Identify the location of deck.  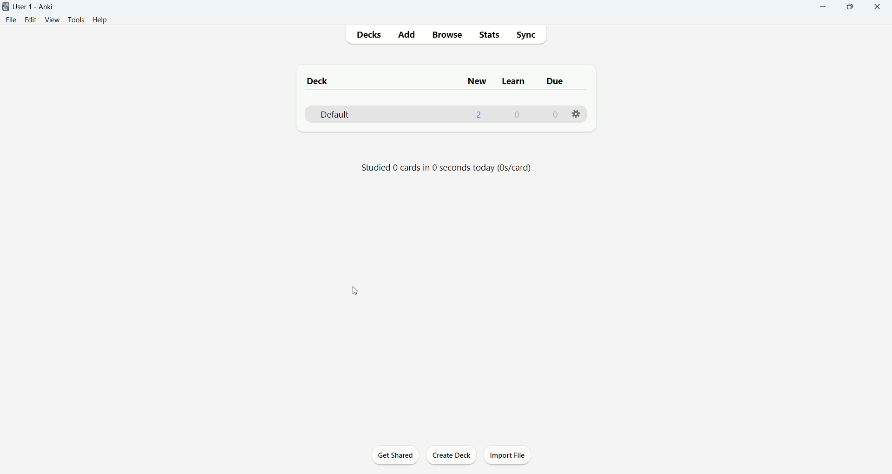
(320, 82).